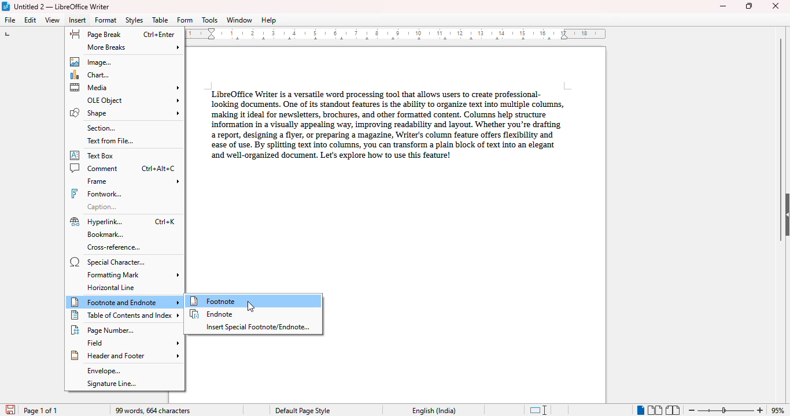 The width and height of the screenshot is (790, 416). What do you see at coordinates (160, 20) in the screenshot?
I see `table` at bounding box center [160, 20].